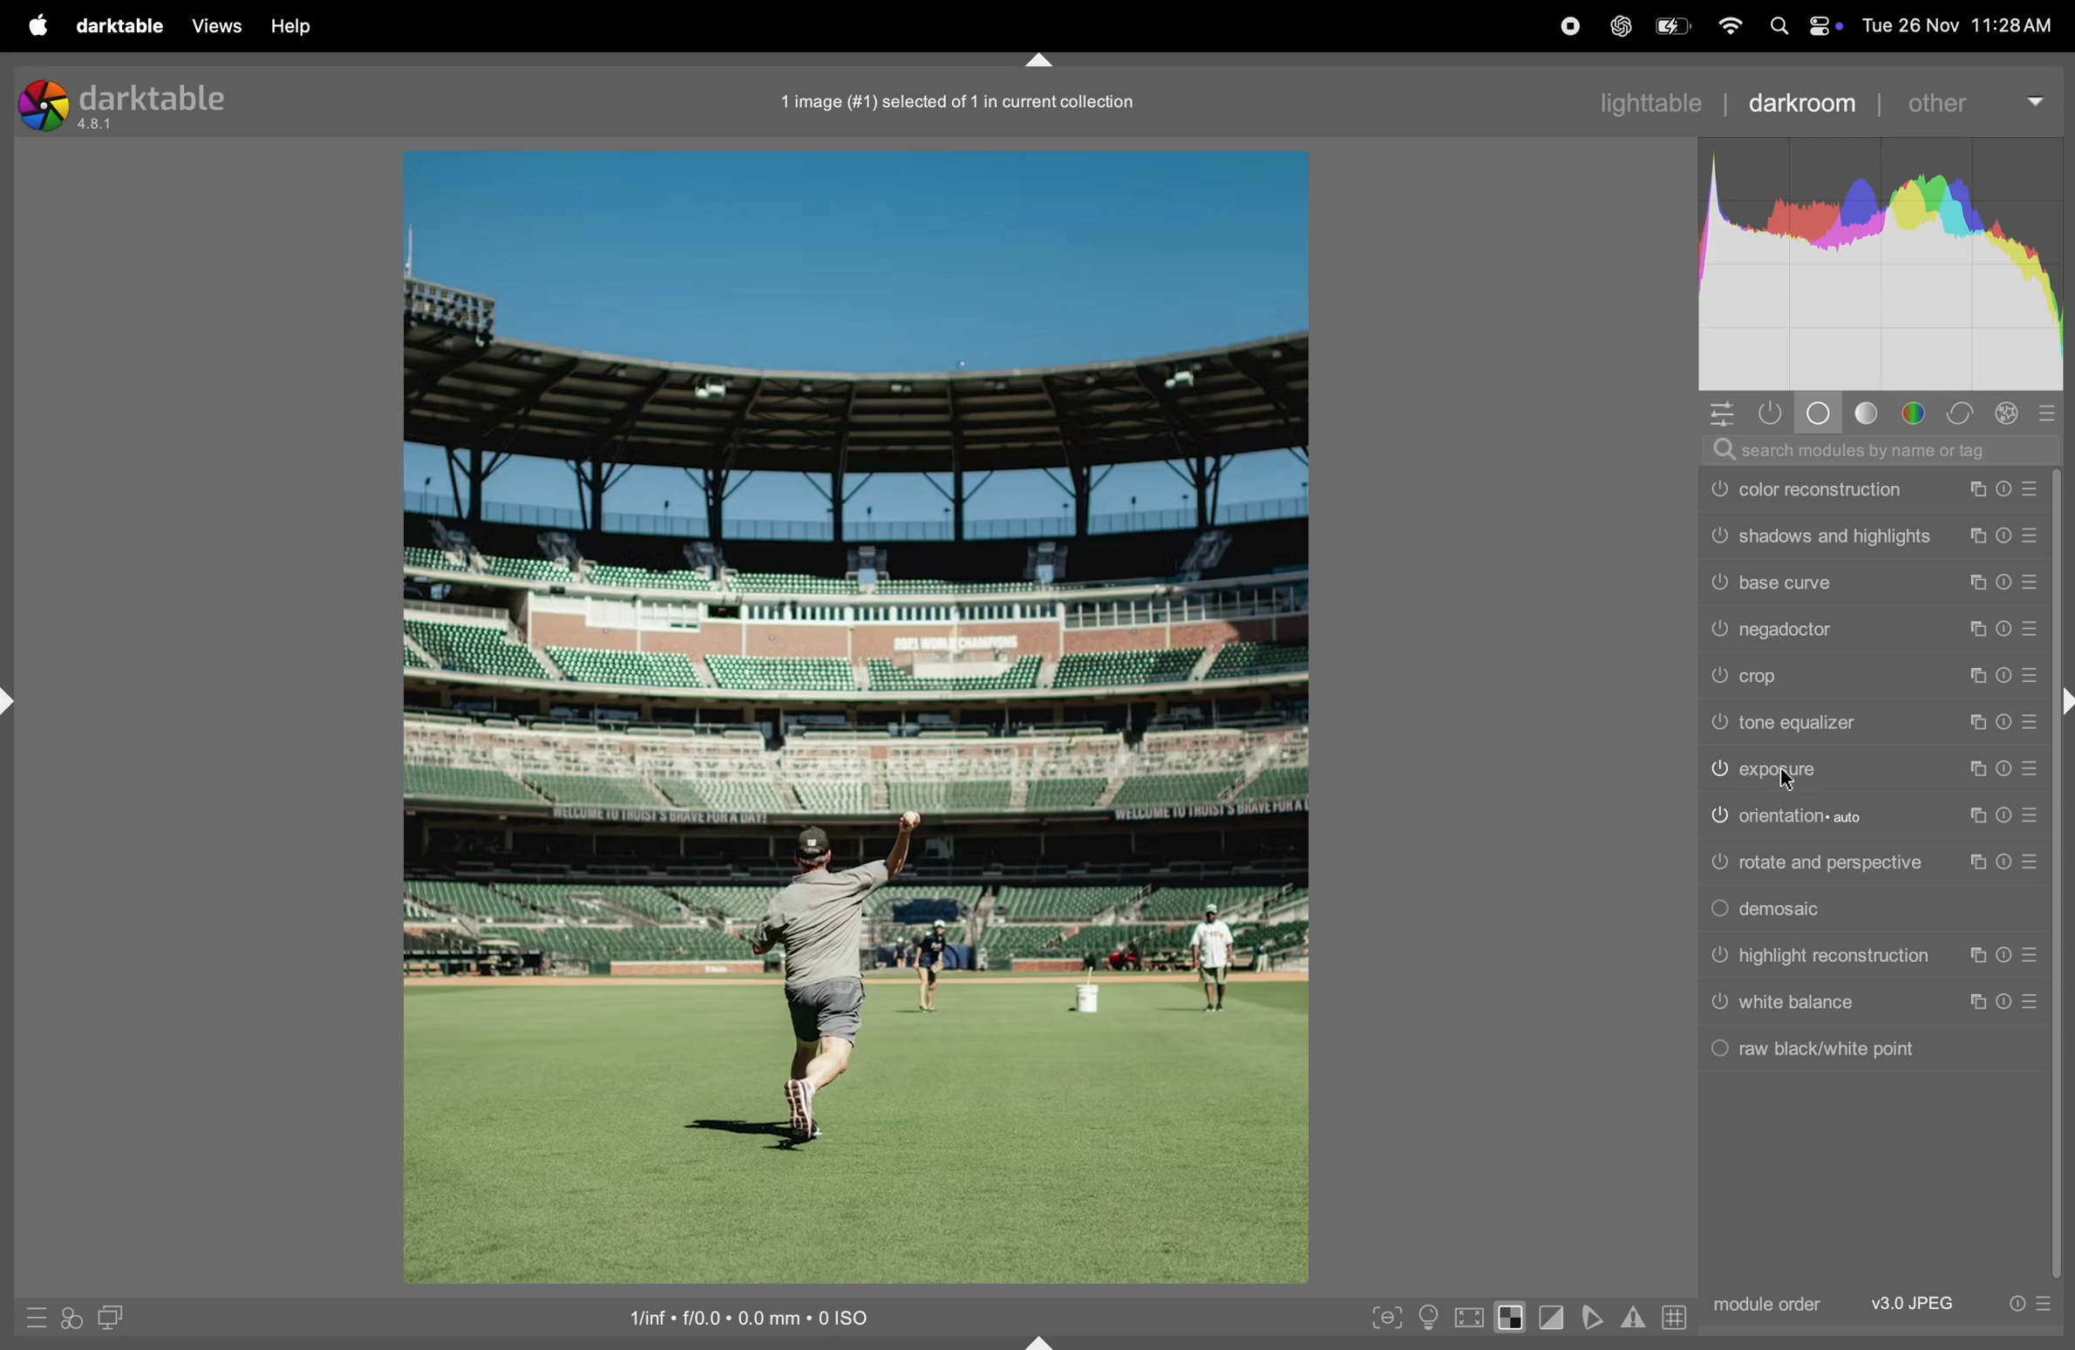 The image size is (2075, 1350). Describe the element at coordinates (13, 703) in the screenshot. I see `expand or collapse ` at that location.